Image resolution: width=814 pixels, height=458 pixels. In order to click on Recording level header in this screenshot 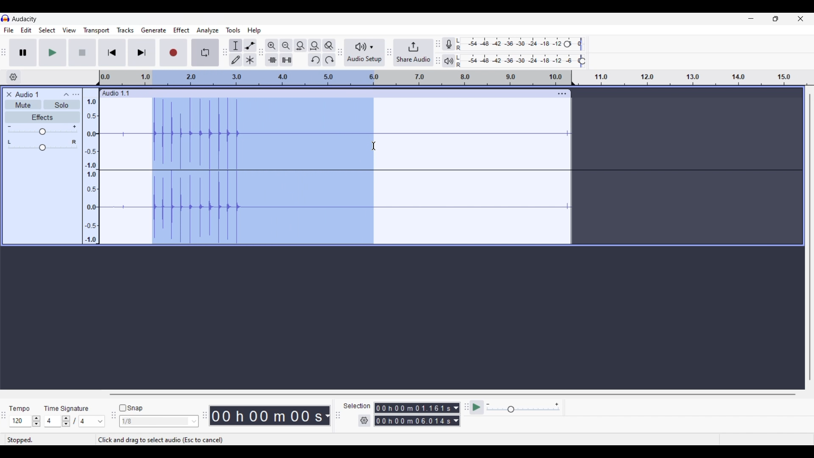, I will do `click(567, 44)`.